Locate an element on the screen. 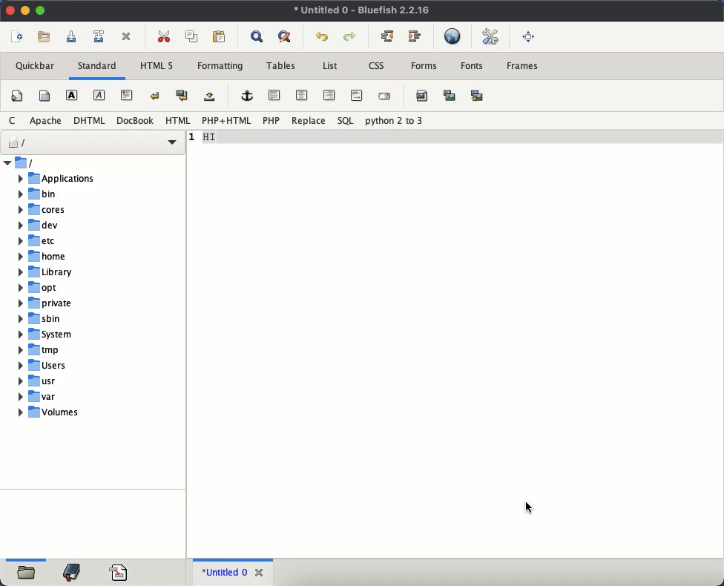  body is located at coordinates (46, 95).